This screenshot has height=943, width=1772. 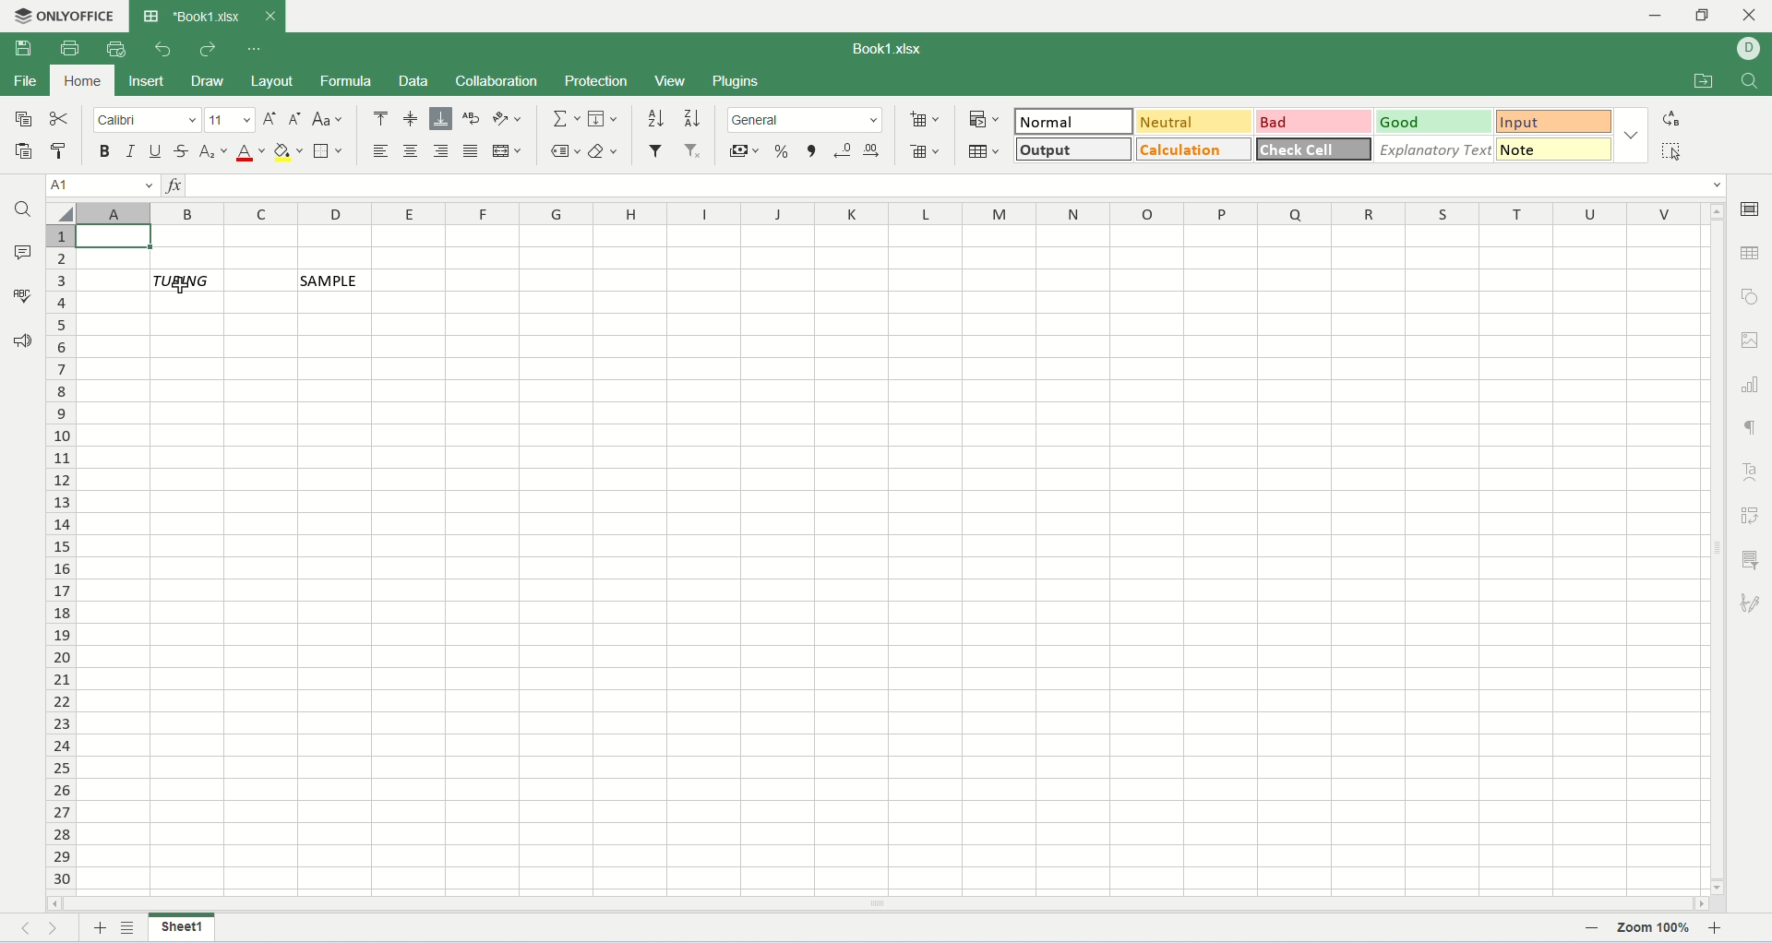 I want to click on bold, so click(x=105, y=152).